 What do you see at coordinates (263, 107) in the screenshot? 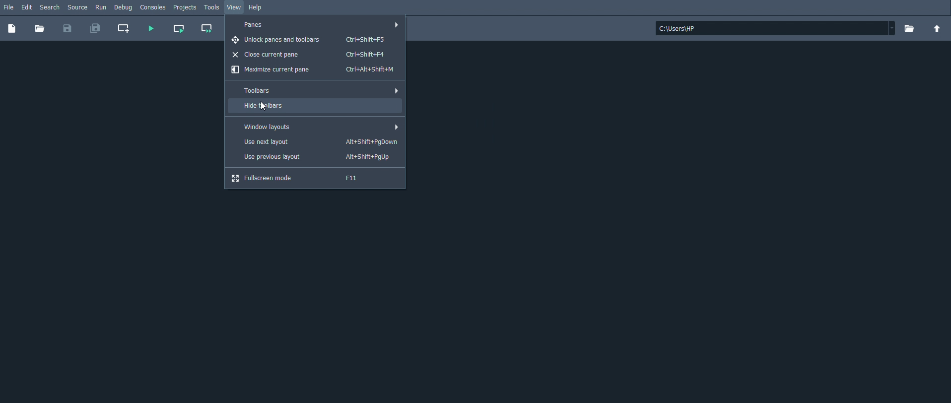
I see `Cursor` at bounding box center [263, 107].